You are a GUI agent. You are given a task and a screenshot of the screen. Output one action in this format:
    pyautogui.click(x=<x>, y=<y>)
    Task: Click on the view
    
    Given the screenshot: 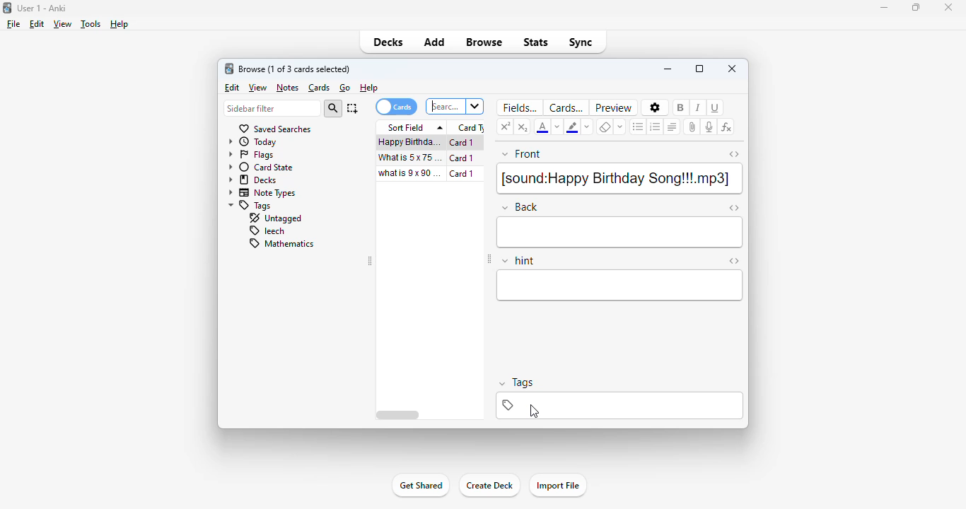 What is the action you would take?
    pyautogui.click(x=258, y=88)
    